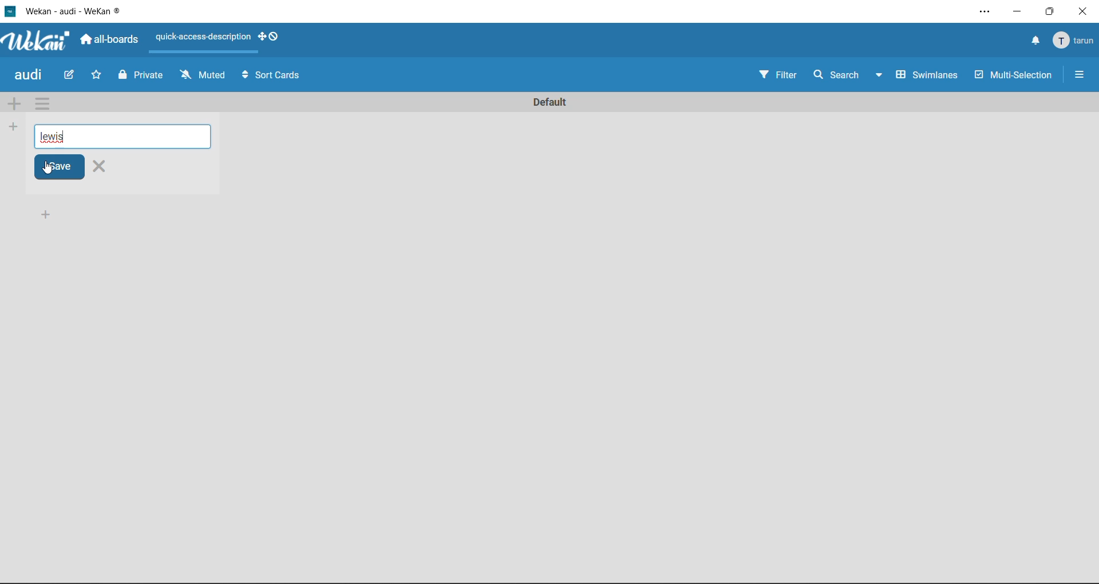 This screenshot has width=1099, height=584. What do you see at coordinates (244, 75) in the screenshot?
I see `Arrows` at bounding box center [244, 75].